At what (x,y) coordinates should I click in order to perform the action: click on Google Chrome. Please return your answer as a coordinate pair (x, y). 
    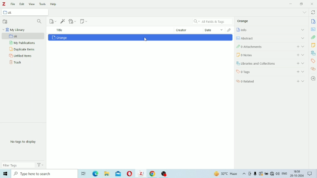
    Looking at the image, I should click on (153, 174).